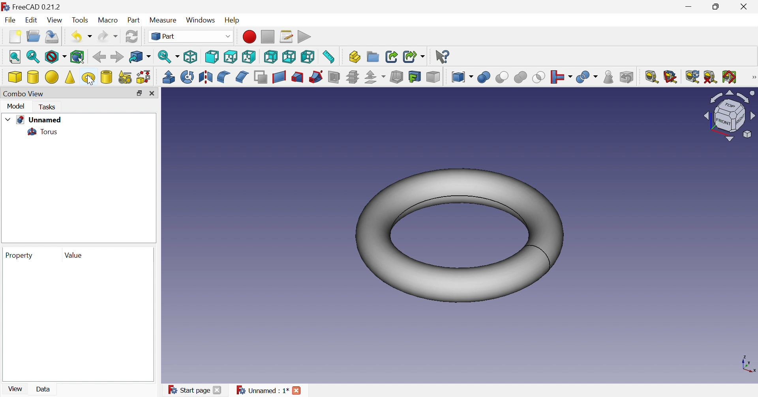 The width and height of the screenshot is (758, 397). What do you see at coordinates (10, 21) in the screenshot?
I see `File` at bounding box center [10, 21].